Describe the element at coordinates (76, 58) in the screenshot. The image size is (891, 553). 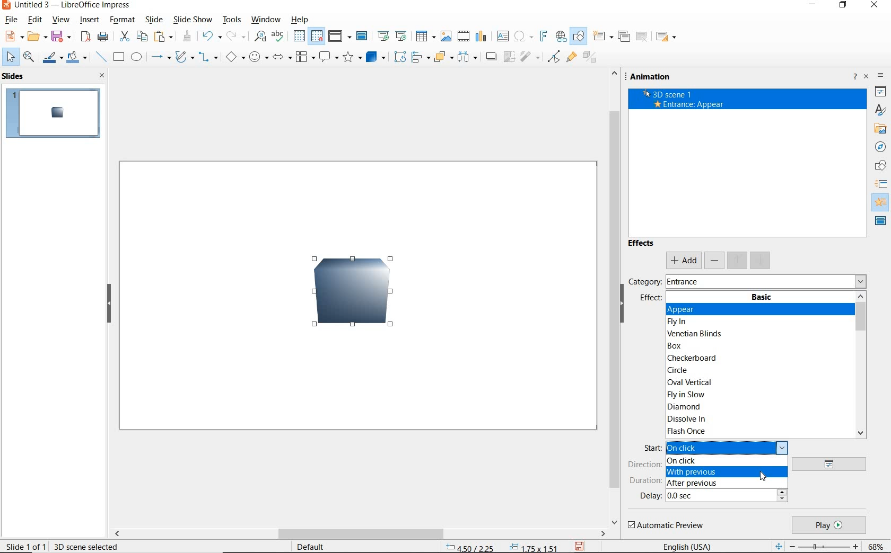
I see `fill color` at that location.